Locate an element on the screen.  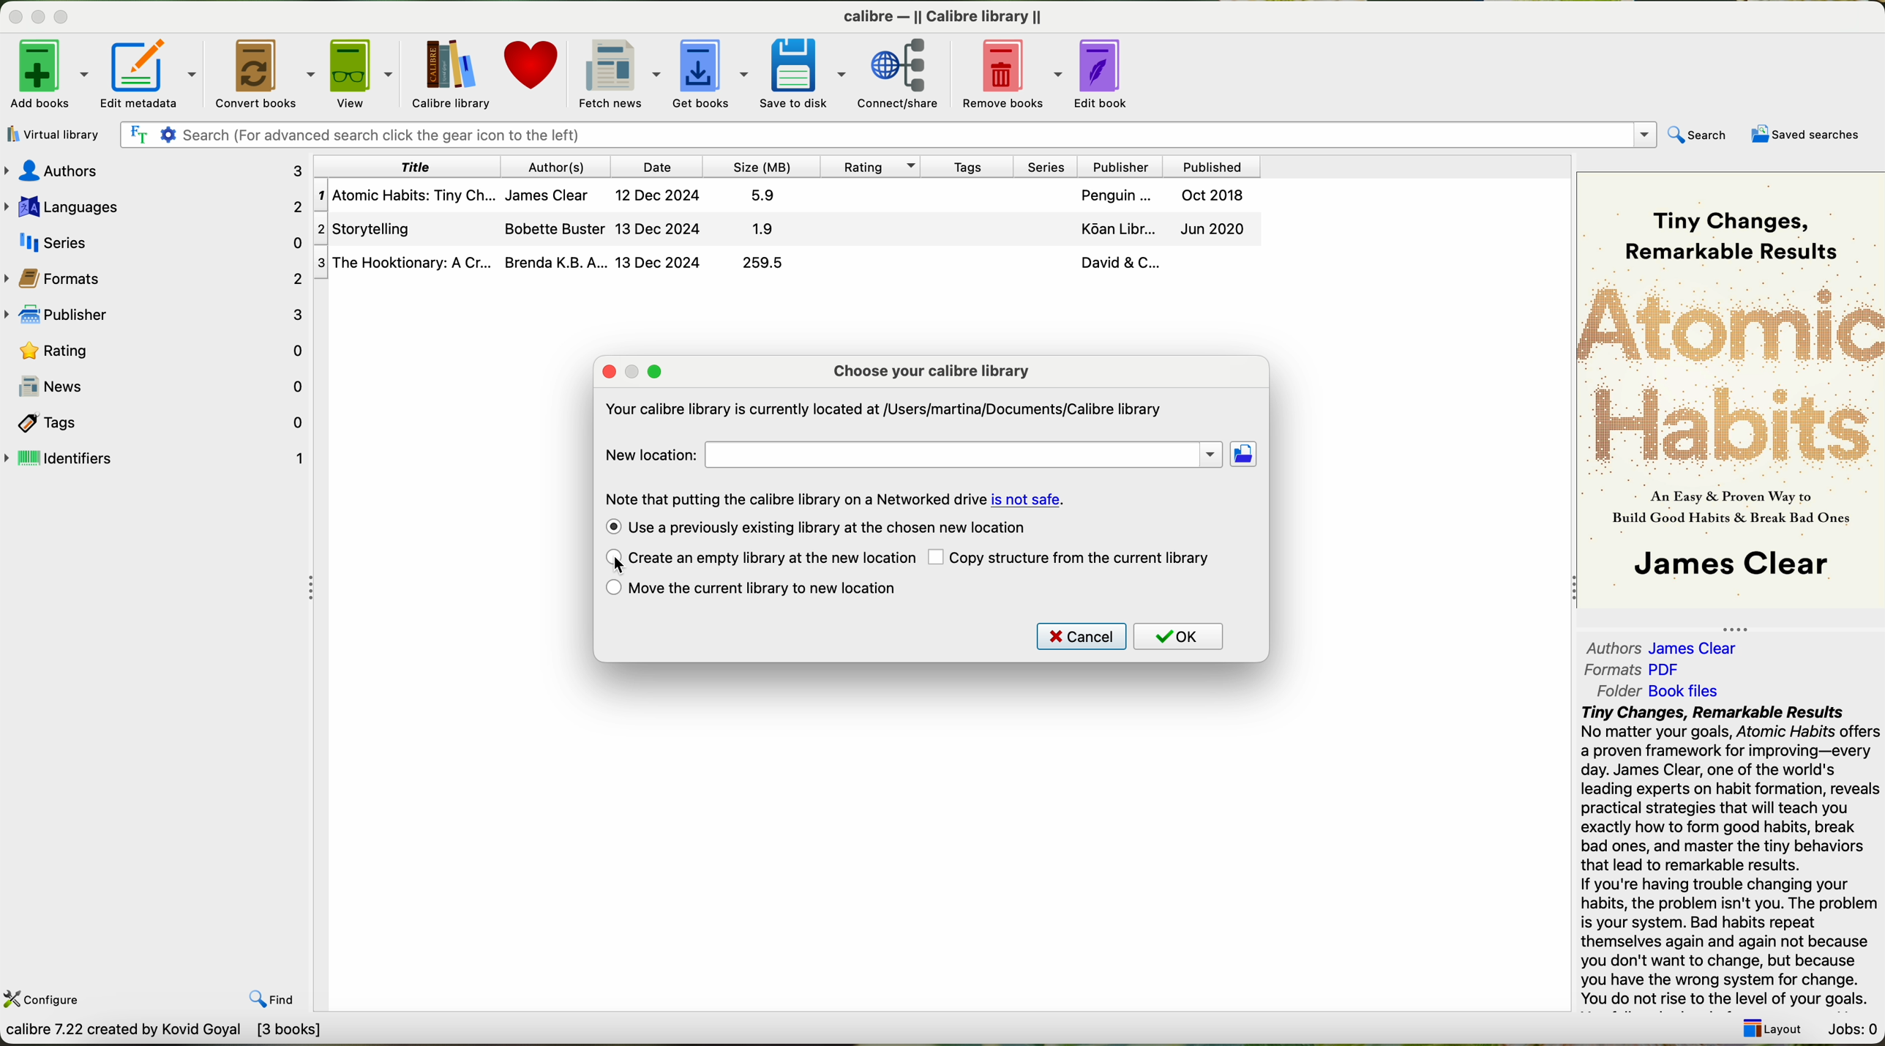
choose your calibre library is located at coordinates (932, 371).